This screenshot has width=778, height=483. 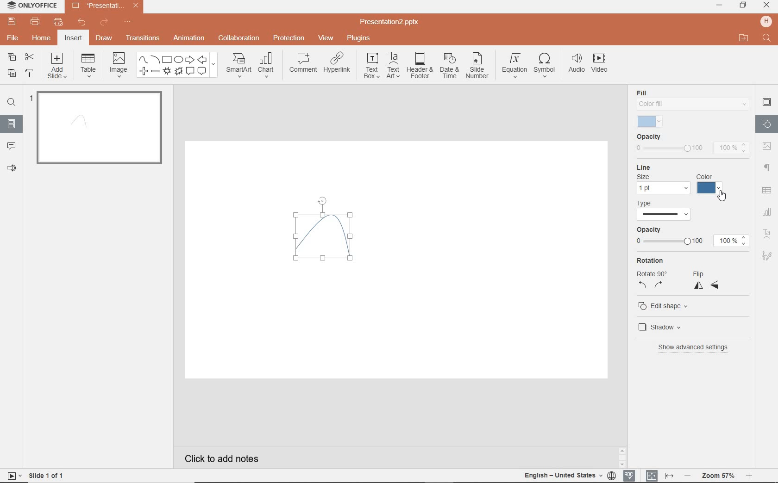 What do you see at coordinates (766, 167) in the screenshot?
I see `PARAGRAPH SETTINGS` at bounding box center [766, 167].